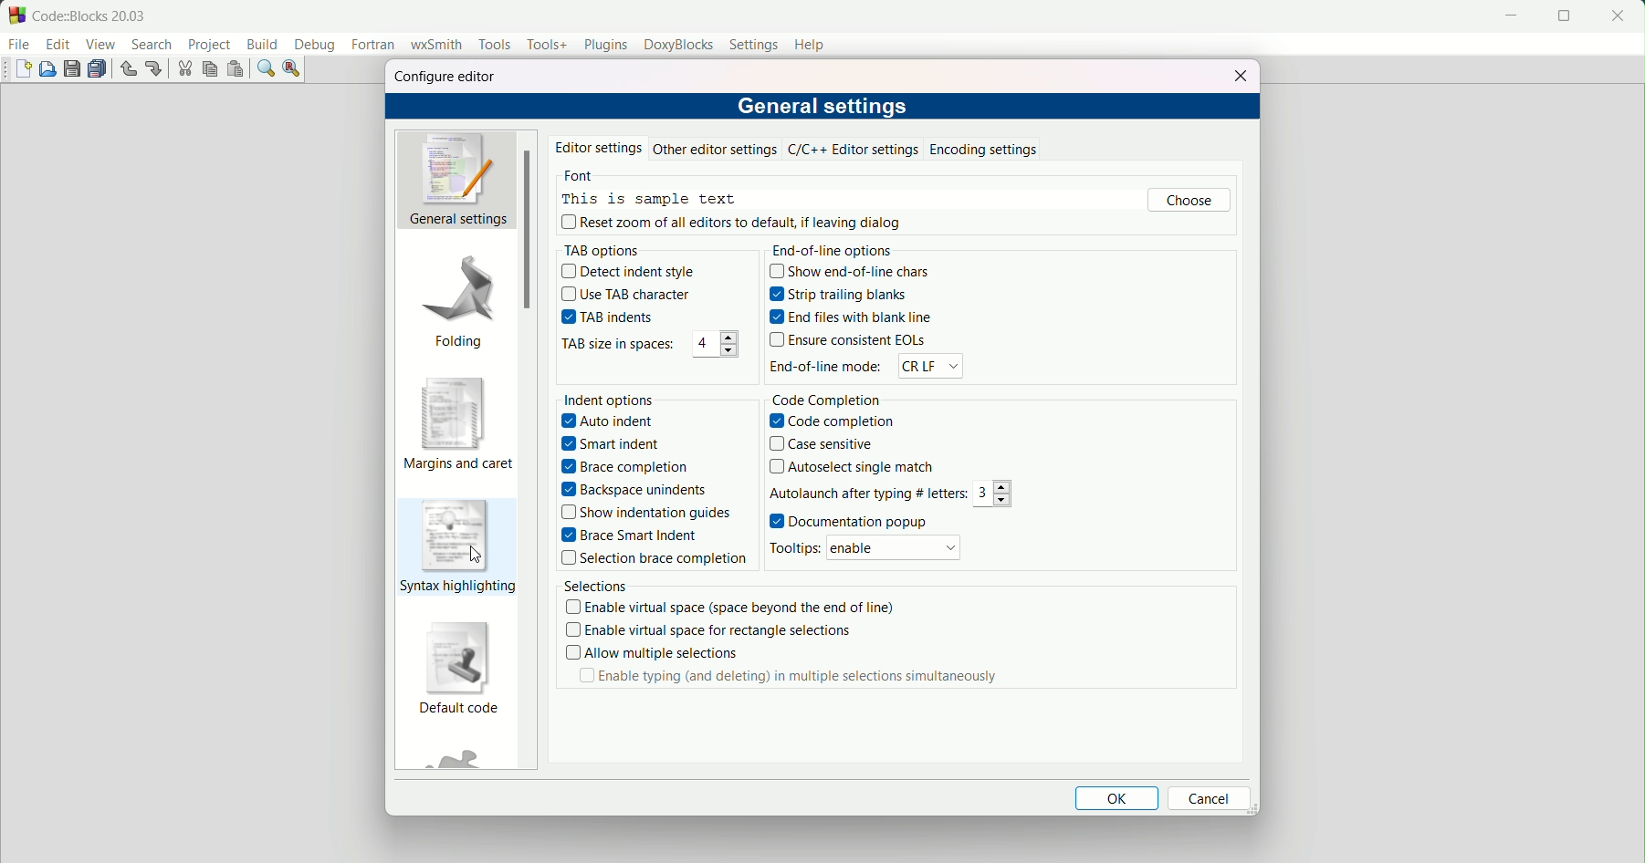  Describe the element at coordinates (457, 546) in the screenshot. I see `syntax highlighting` at that location.